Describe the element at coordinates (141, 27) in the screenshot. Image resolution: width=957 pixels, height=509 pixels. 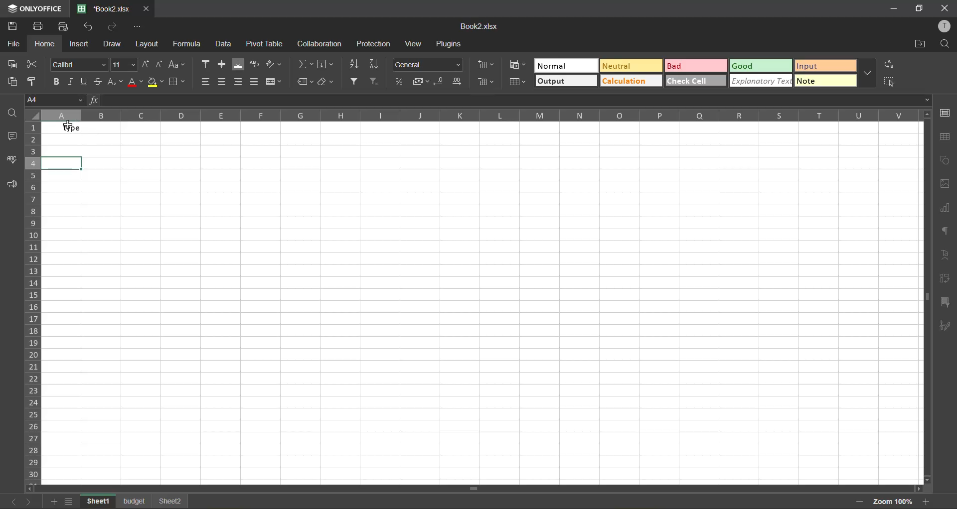
I see `customize quick access toolbar` at that location.